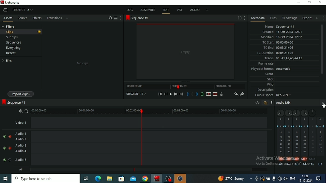  Describe the element at coordinates (8, 19) in the screenshot. I see `Assests` at that location.